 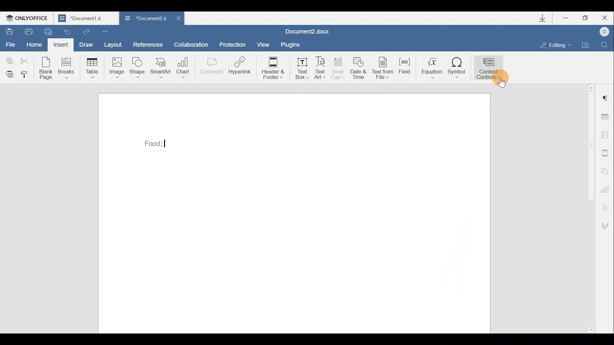 I want to click on Scroll bar, so click(x=589, y=208).